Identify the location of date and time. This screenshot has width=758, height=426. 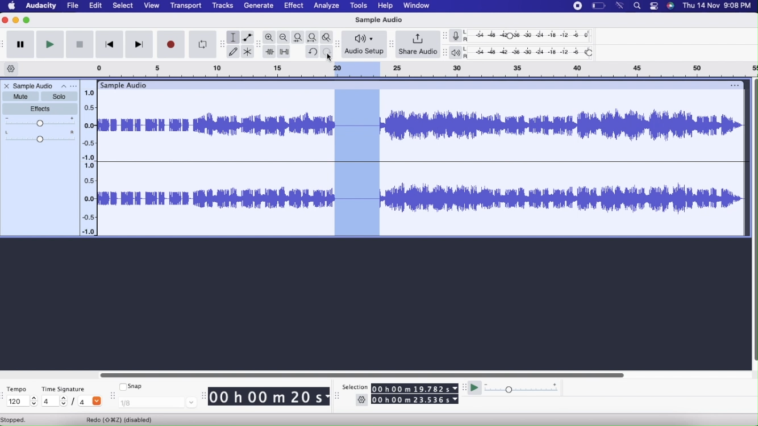
(717, 5).